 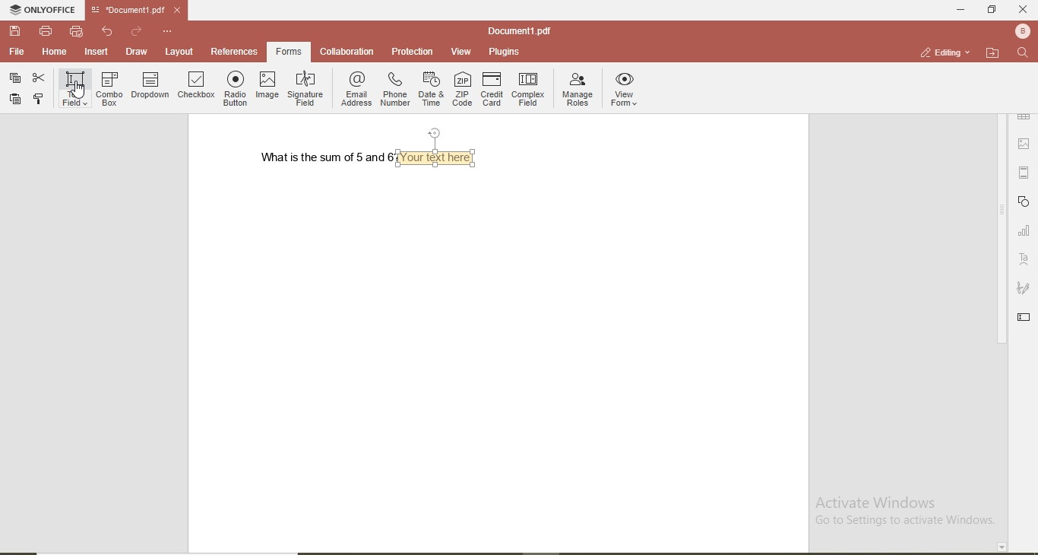 What do you see at coordinates (44, 30) in the screenshot?
I see `print` at bounding box center [44, 30].